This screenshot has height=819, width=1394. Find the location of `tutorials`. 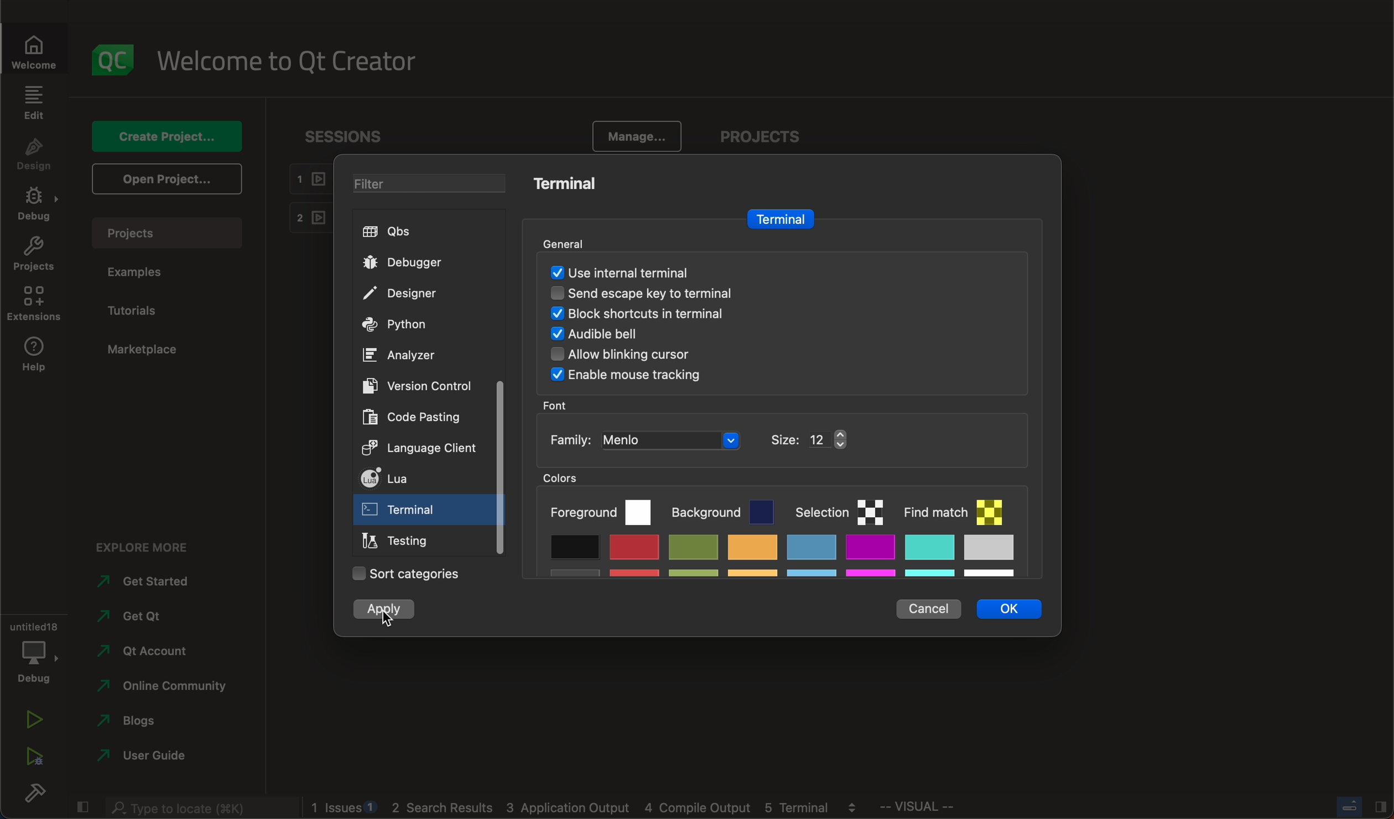

tutorials is located at coordinates (145, 309).